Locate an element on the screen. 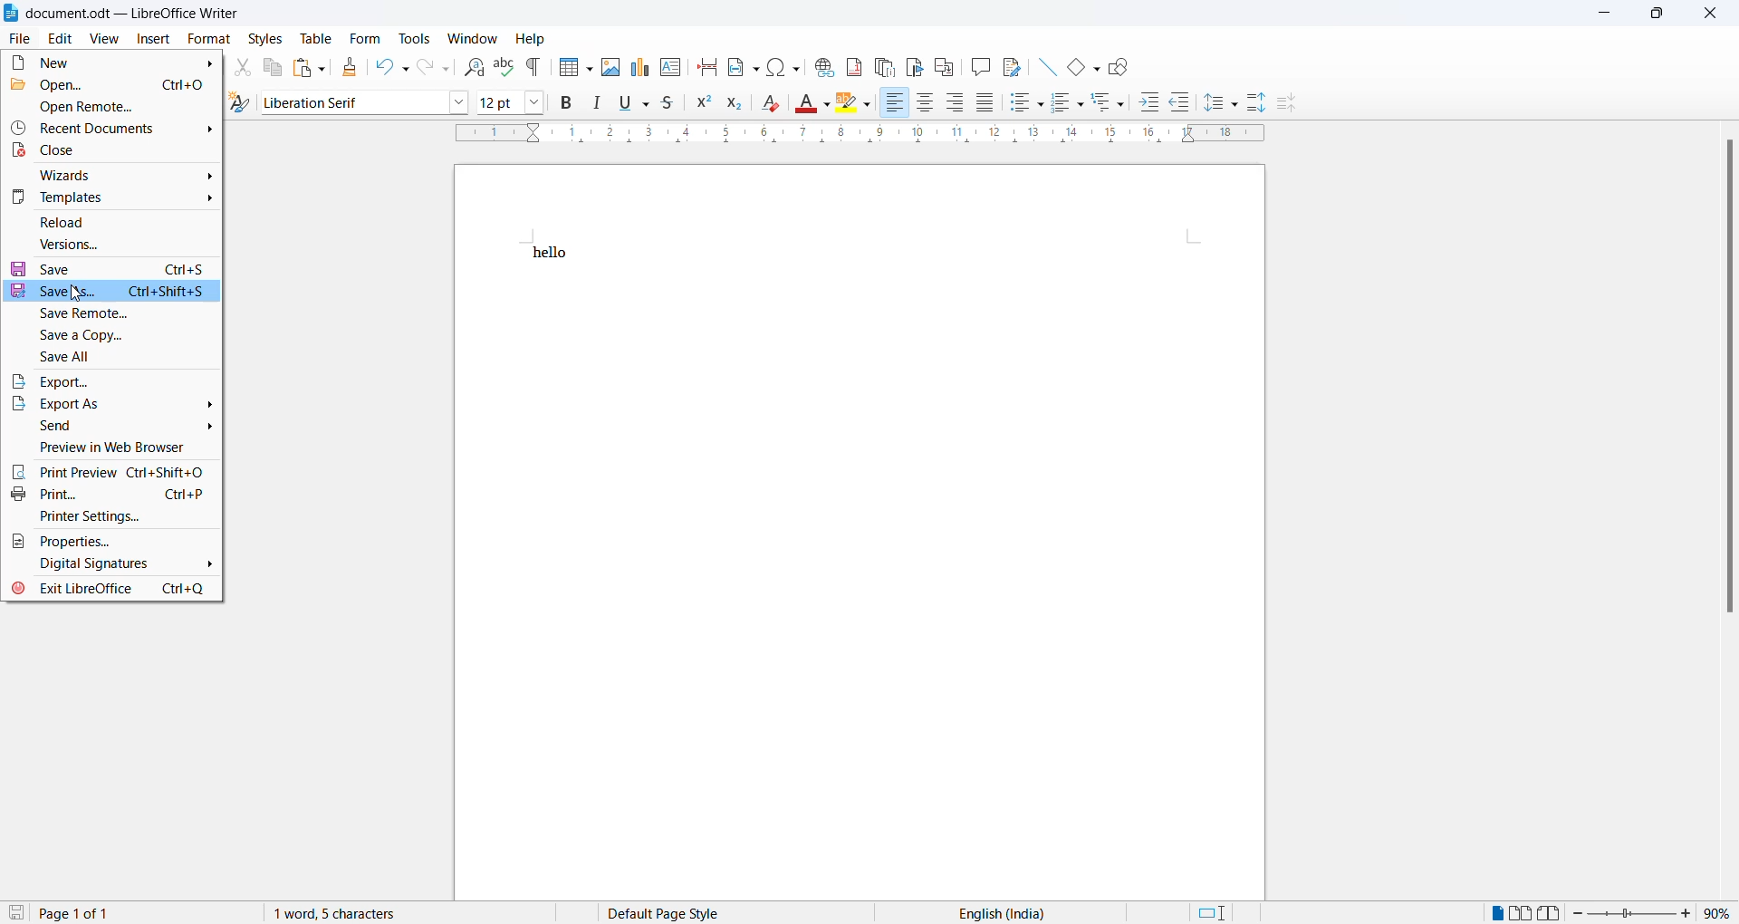  Underline is located at coordinates (632, 106).